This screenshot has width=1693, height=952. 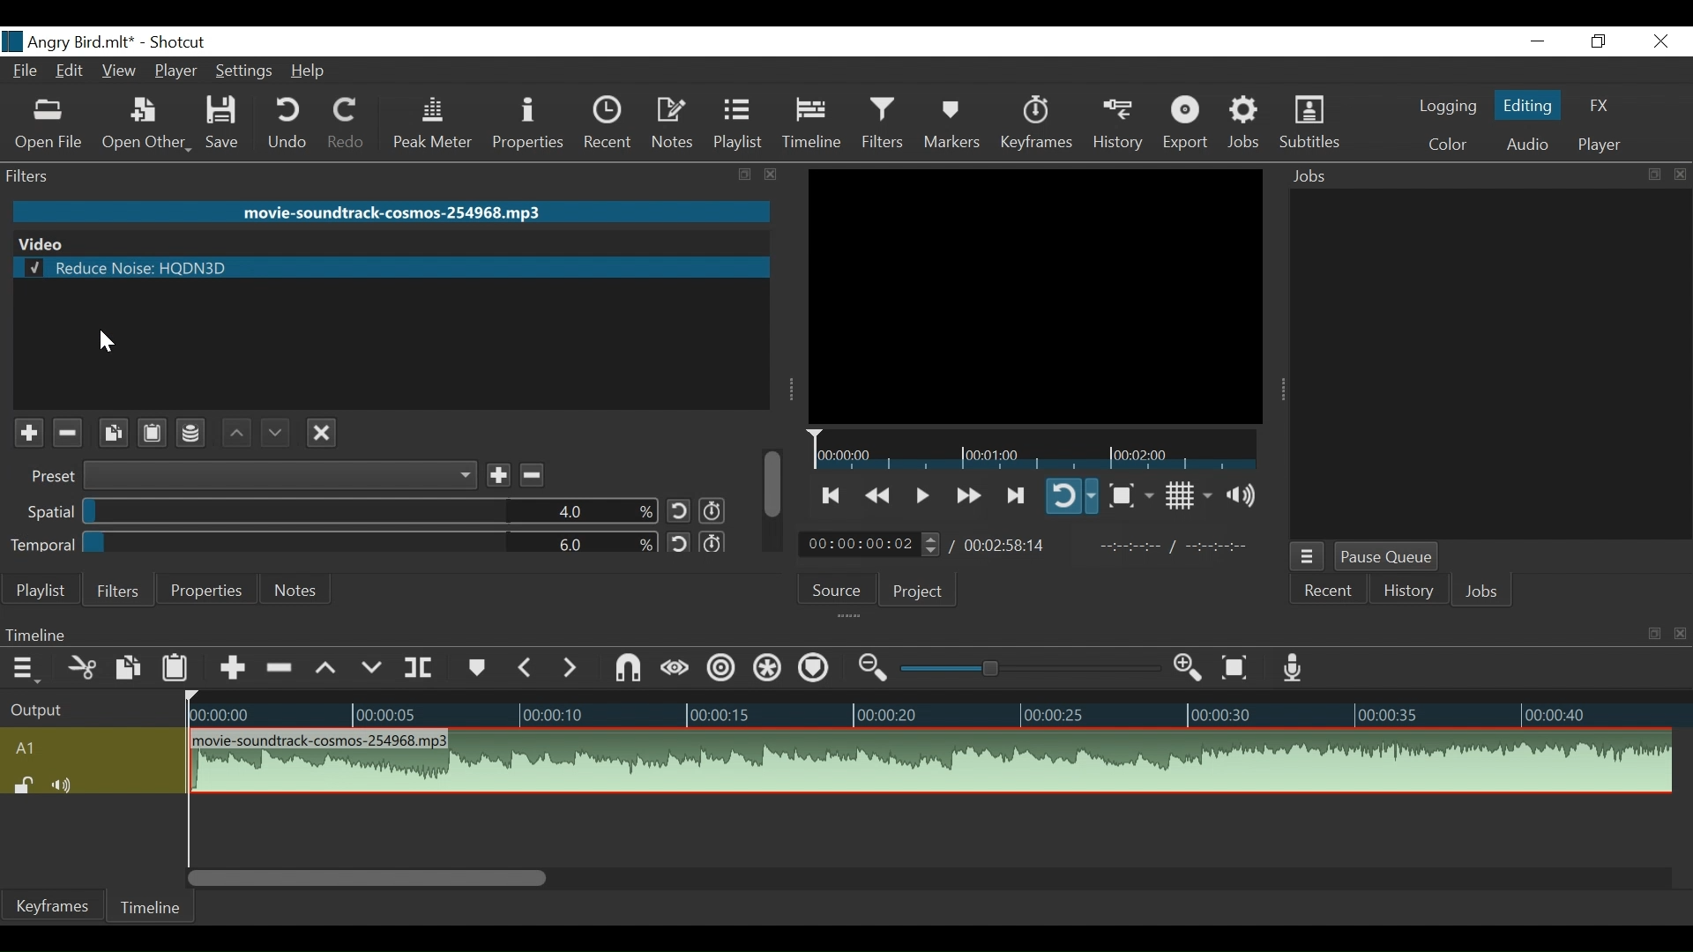 I want to click on File Name, so click(x=70, y=42).